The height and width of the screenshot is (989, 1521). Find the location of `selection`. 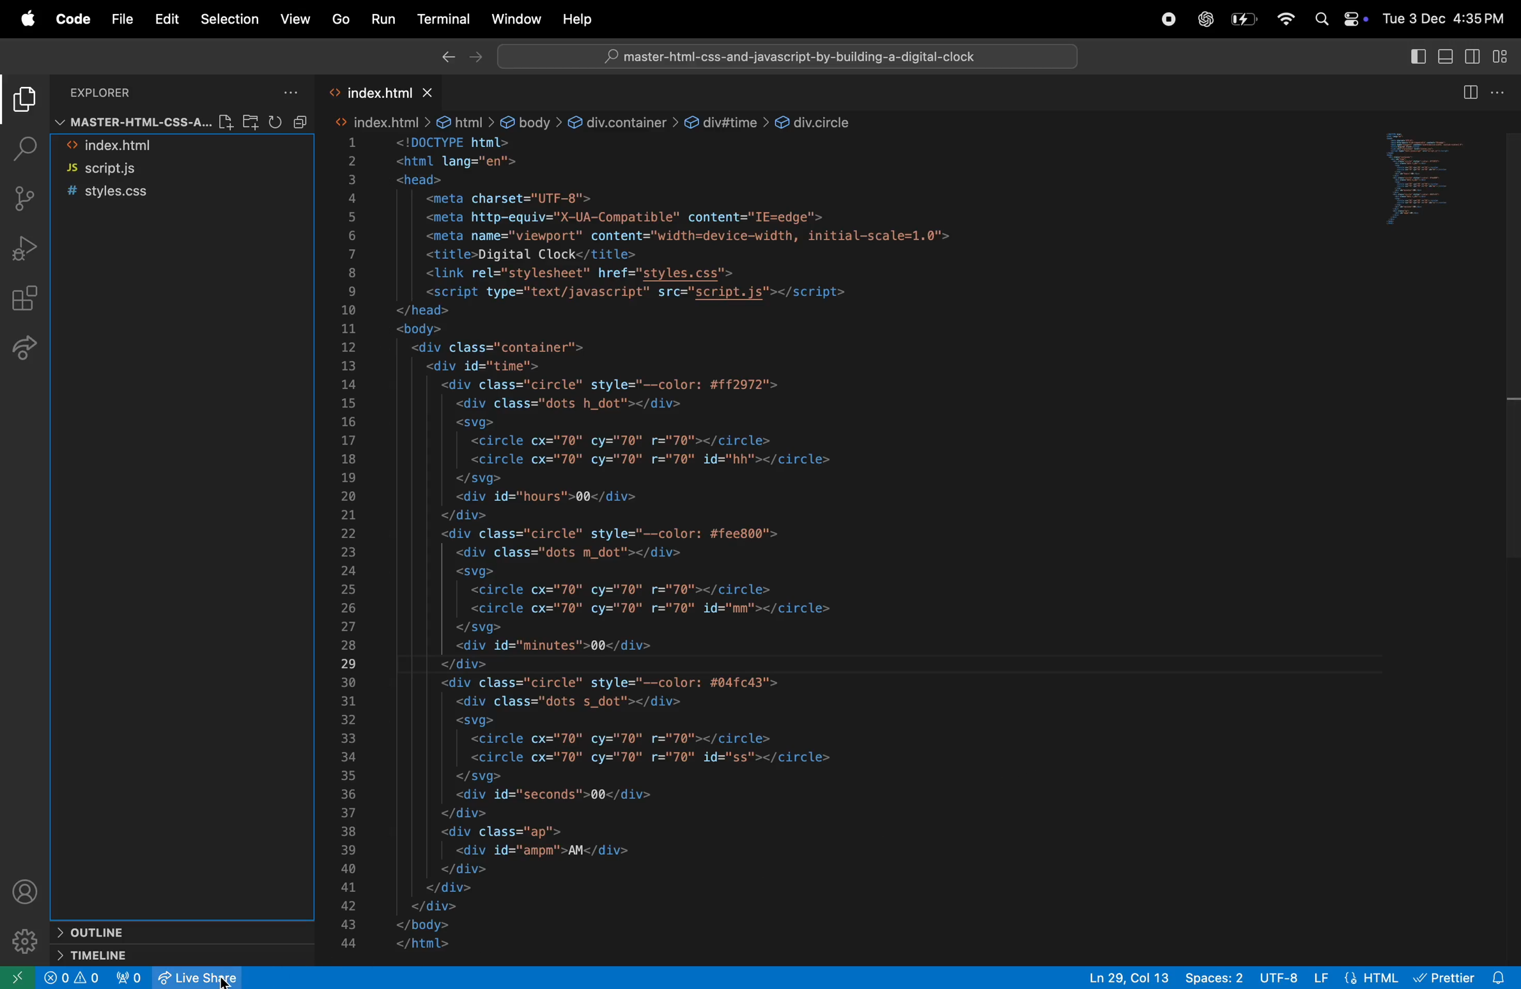

selection is located at coordinates (227, 19).